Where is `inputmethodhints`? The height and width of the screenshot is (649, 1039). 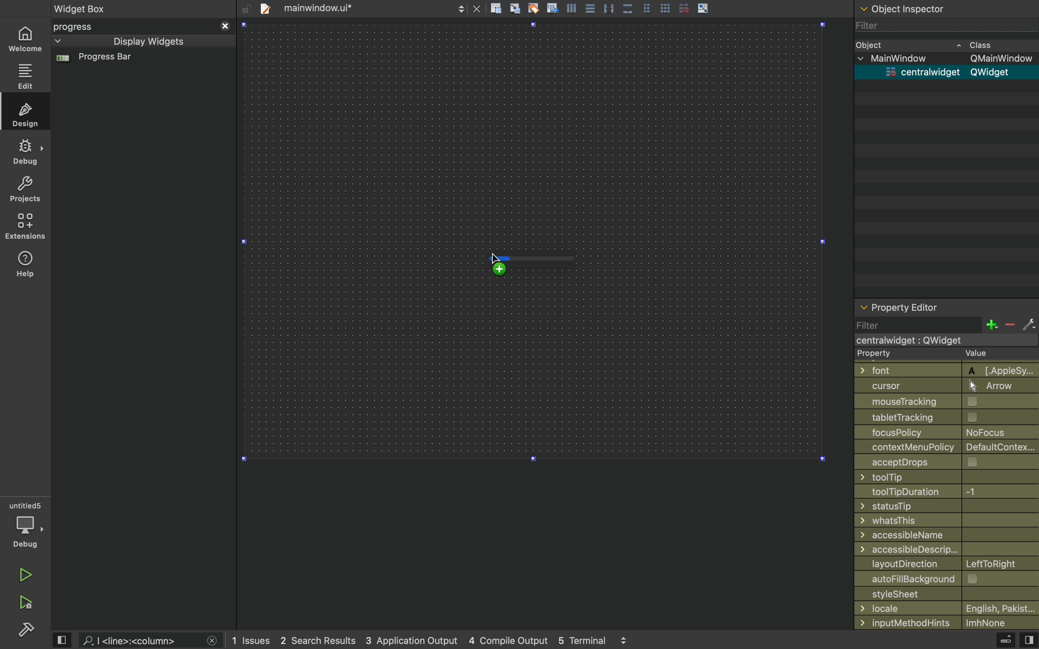 inputmethodhints is located at coordinates (946, 622).